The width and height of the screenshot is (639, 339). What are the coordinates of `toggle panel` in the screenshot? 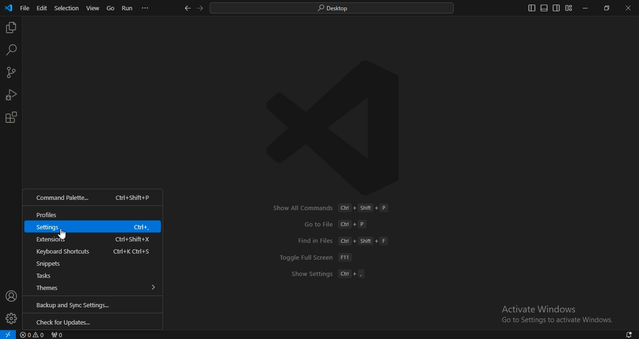 It's located at (543, 7).